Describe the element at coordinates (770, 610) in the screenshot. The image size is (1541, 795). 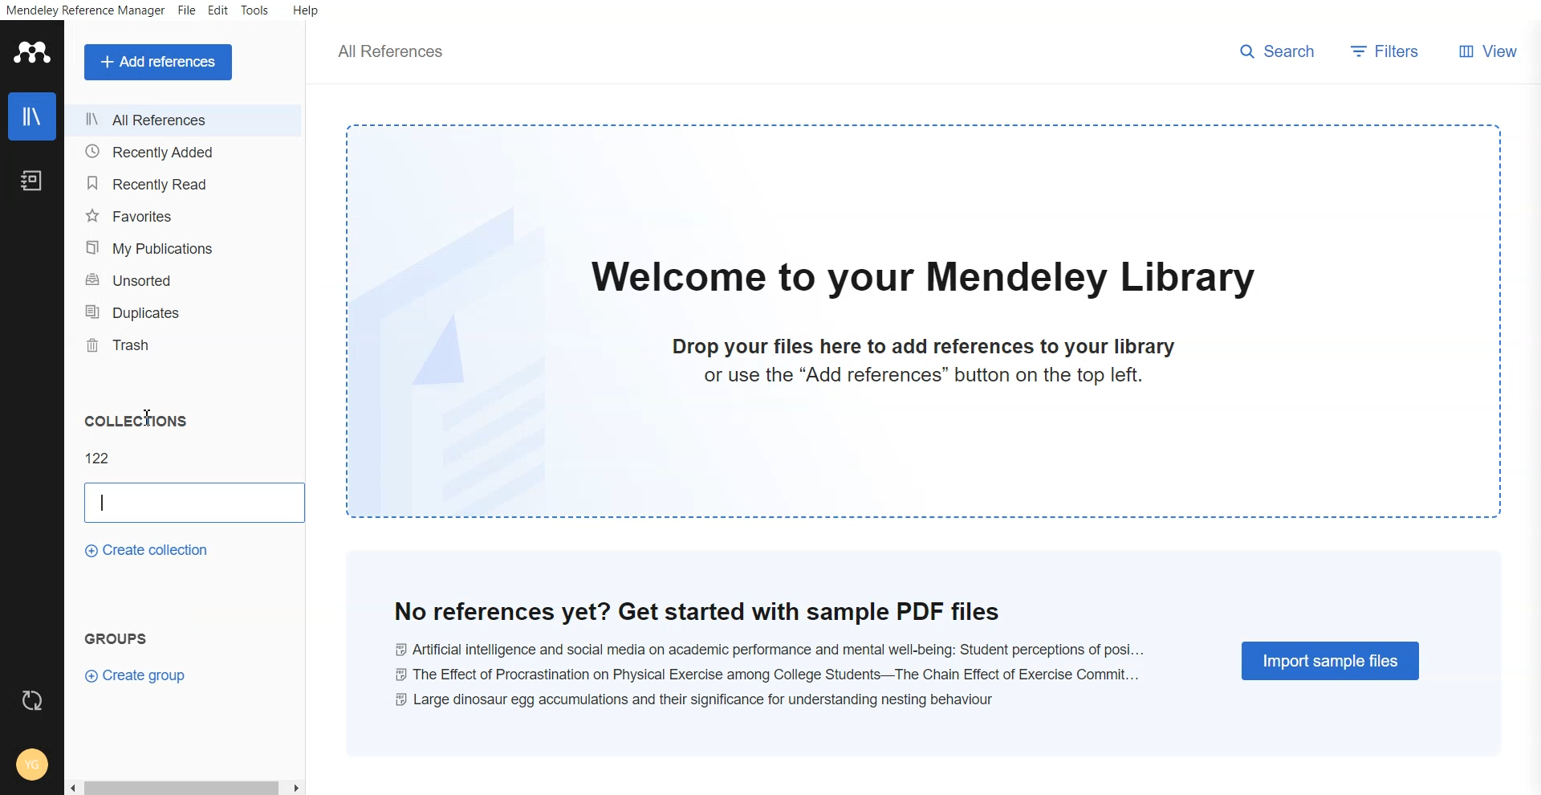
I see `no reference yet? get started with sample pdf files` at that location.